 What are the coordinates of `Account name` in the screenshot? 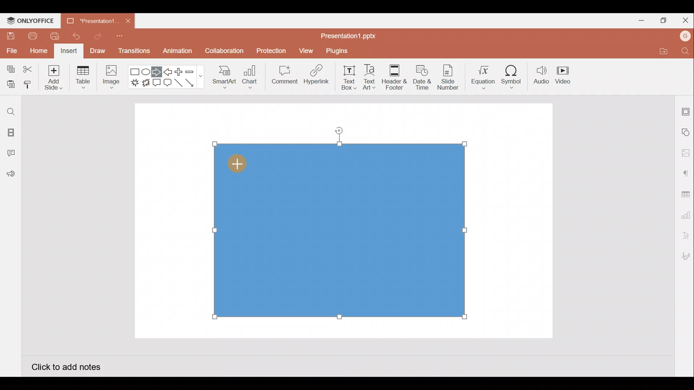 It's located at (685, 36).